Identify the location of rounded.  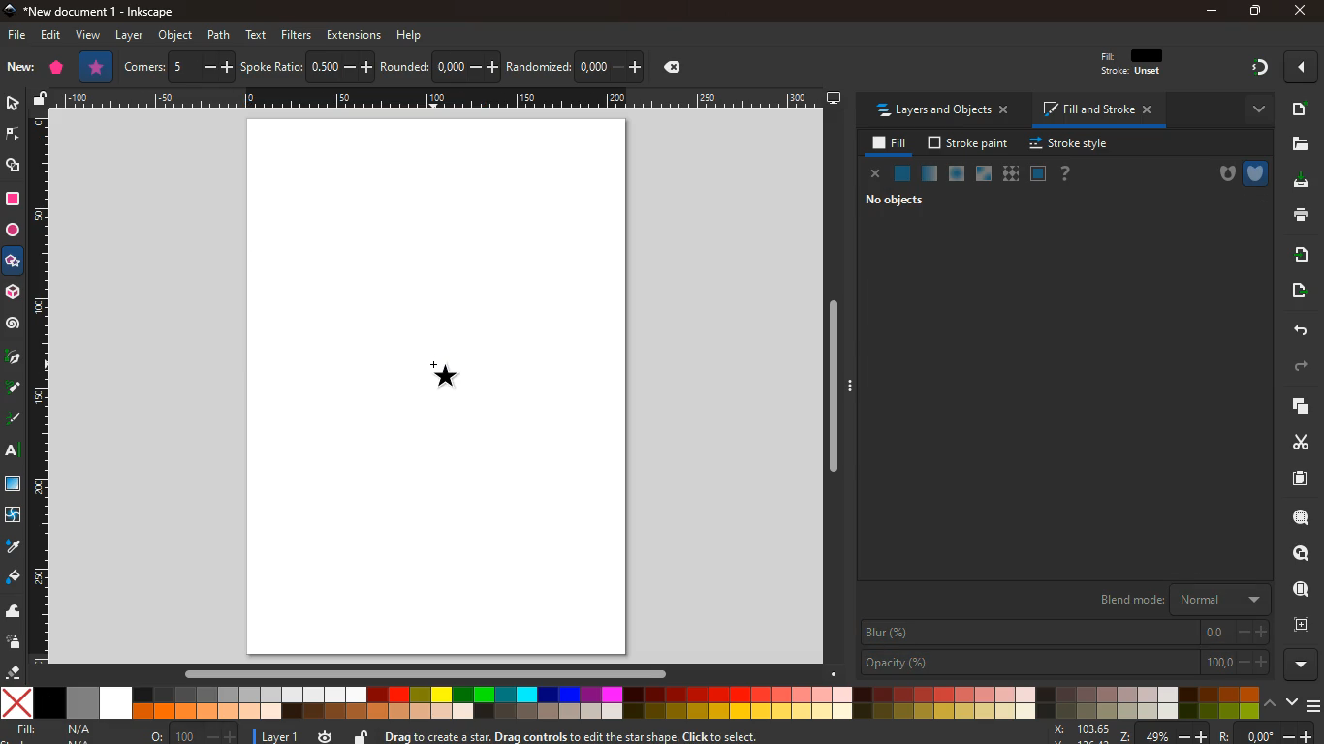
(440, 64).